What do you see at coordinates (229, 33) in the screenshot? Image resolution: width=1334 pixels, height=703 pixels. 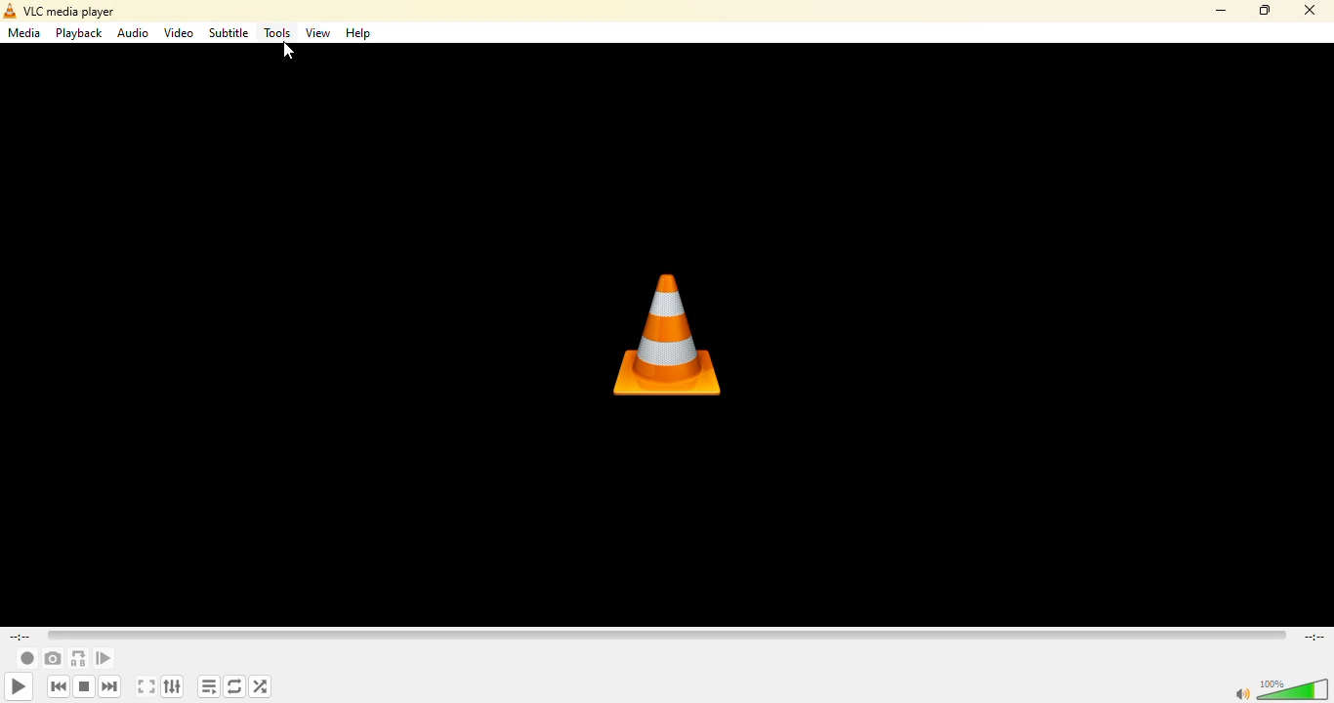 I see `subtitle` at bounding box center [229, 33].